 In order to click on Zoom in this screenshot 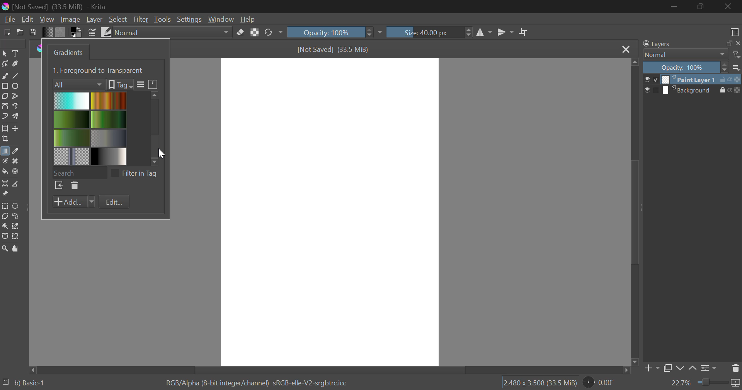, I will do `click(5, 248)`.